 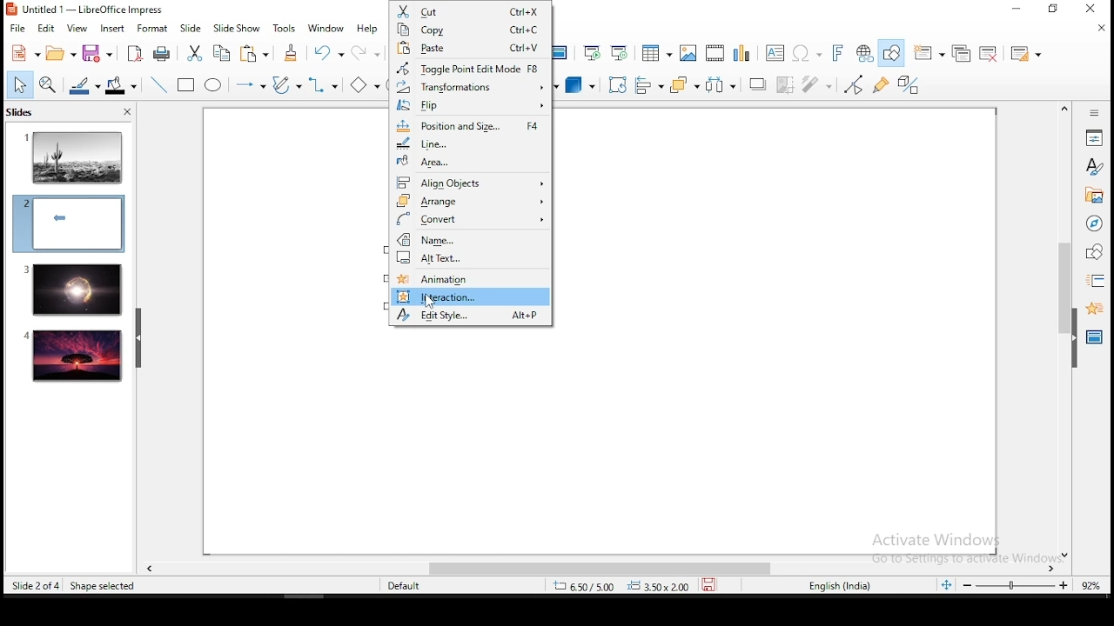 I want to click on distribute, so click(x=722, y=85).